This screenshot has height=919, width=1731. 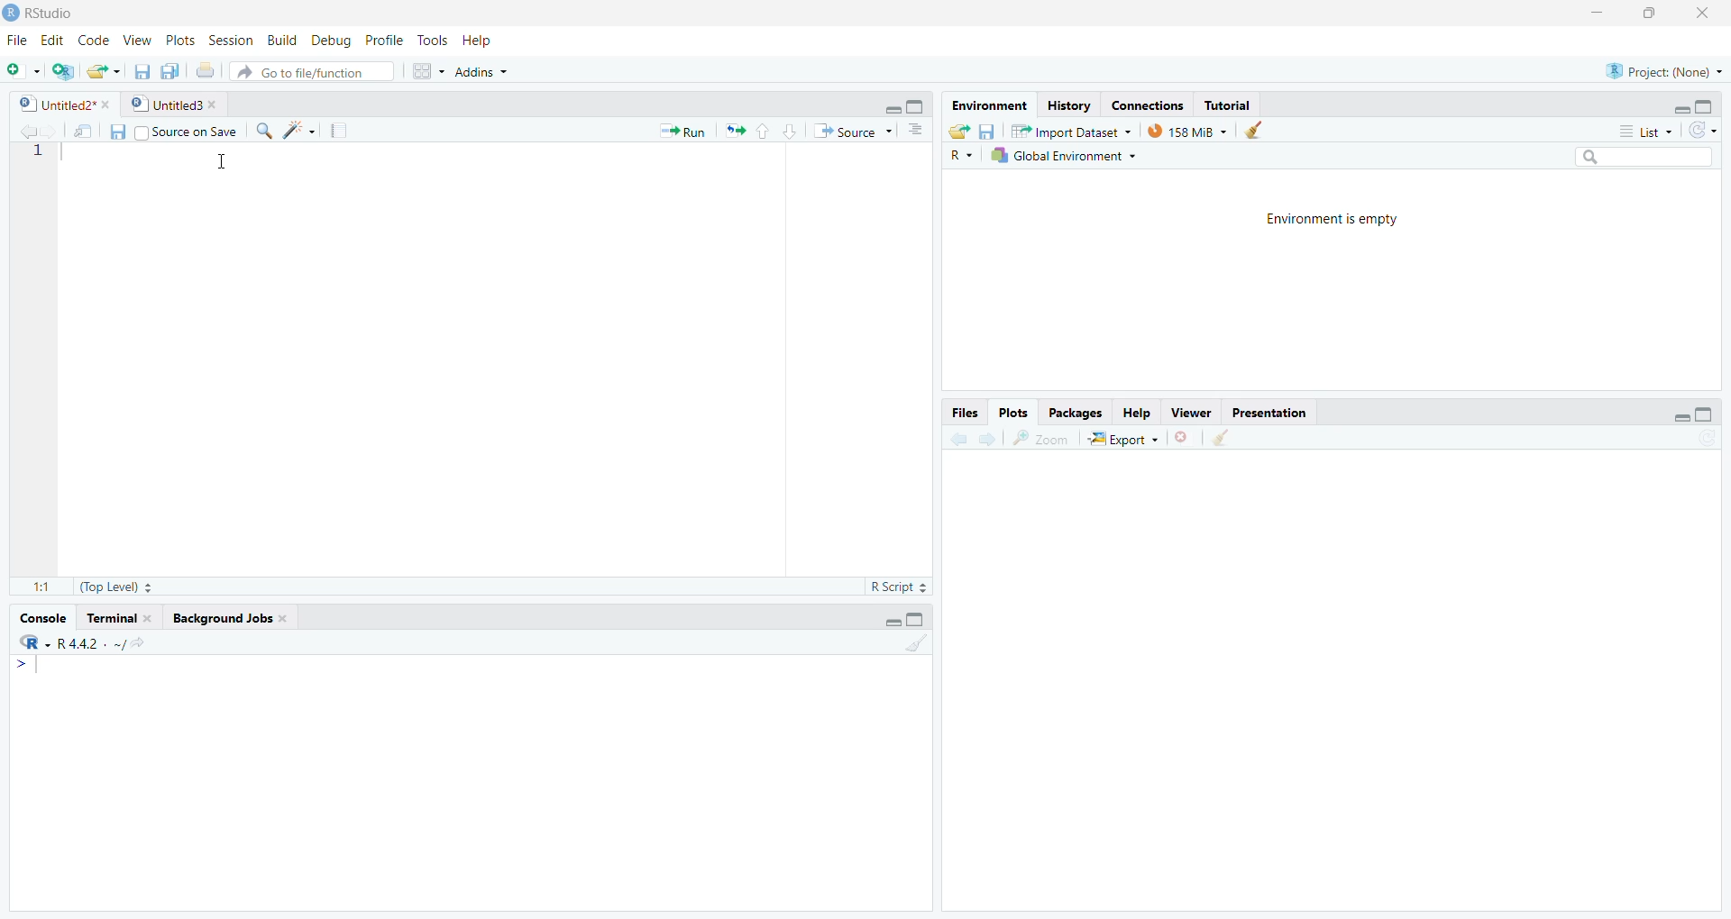 I want to click on Export, so click(x=1126, y=436).